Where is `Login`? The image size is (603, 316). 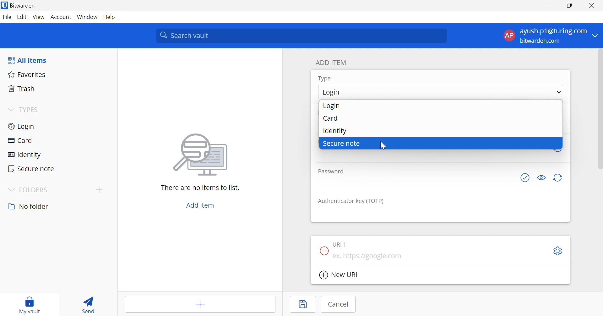 Login is located at coordinates (440, 106).